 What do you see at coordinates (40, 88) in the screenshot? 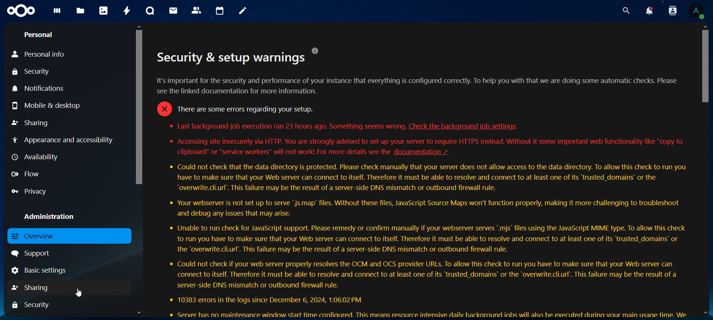
I see `notiifications` at bounding box center [40, 88].